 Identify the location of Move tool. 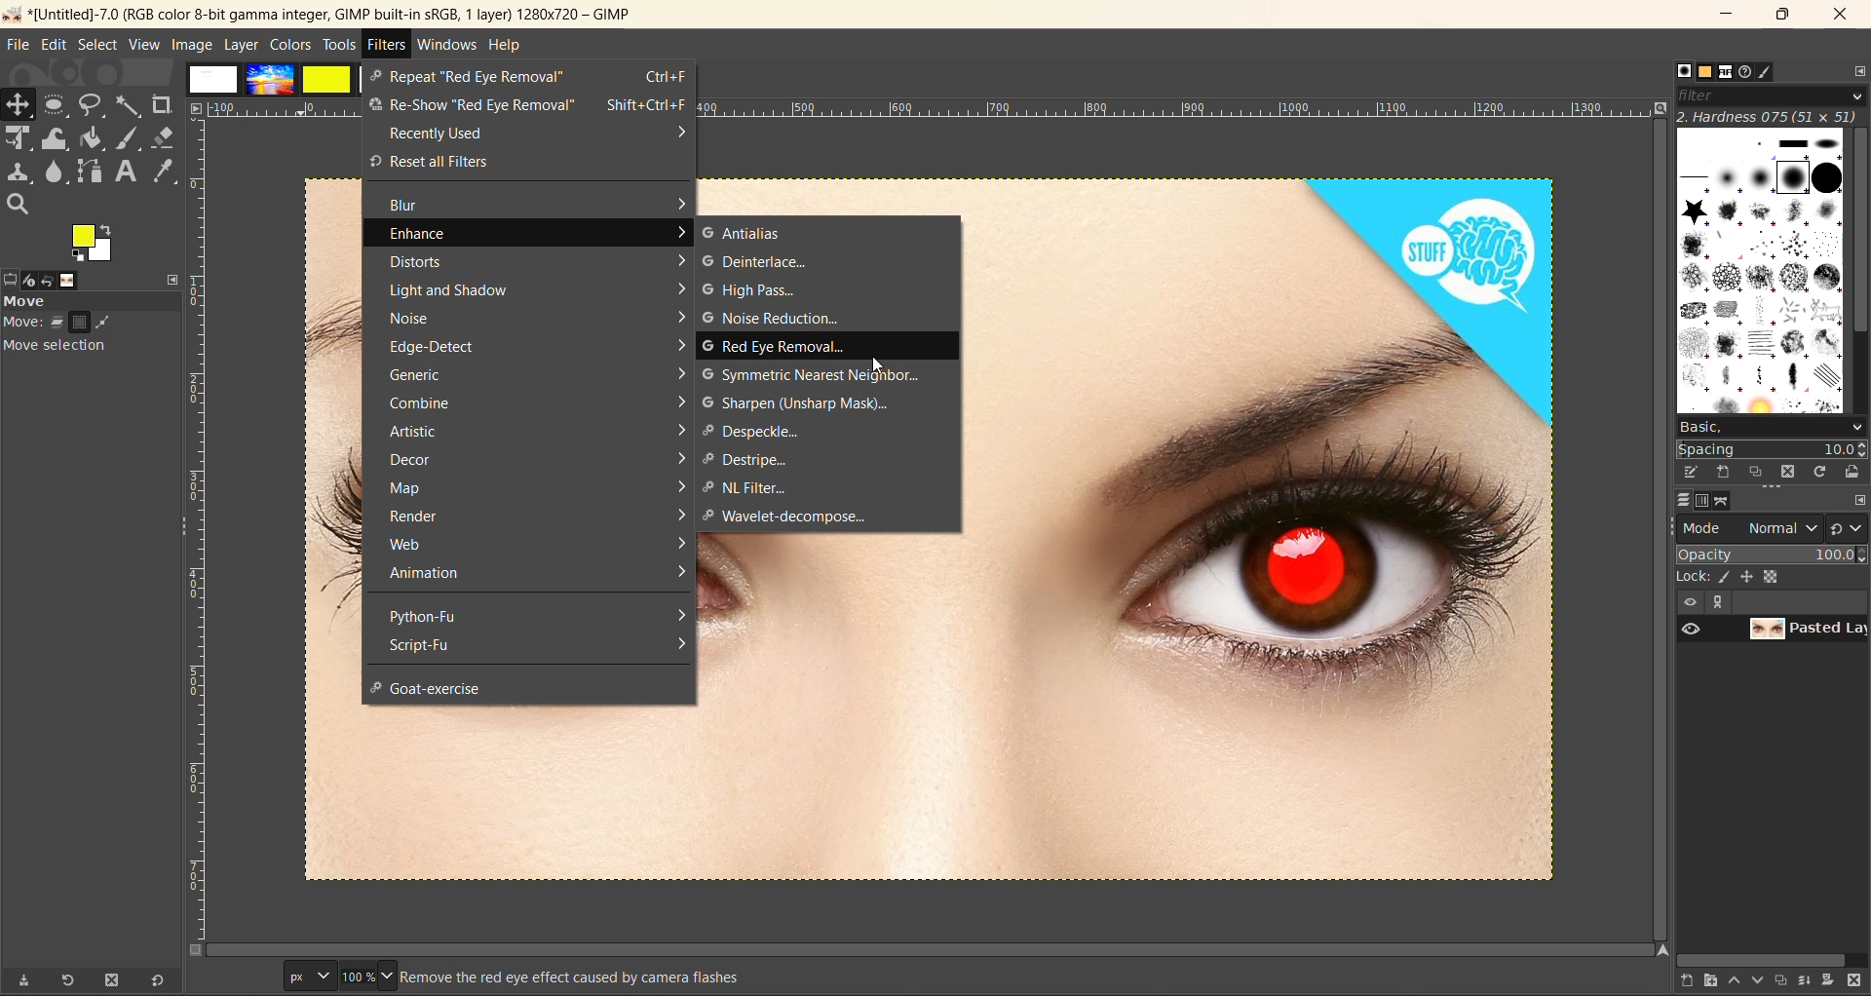
(21, 104).